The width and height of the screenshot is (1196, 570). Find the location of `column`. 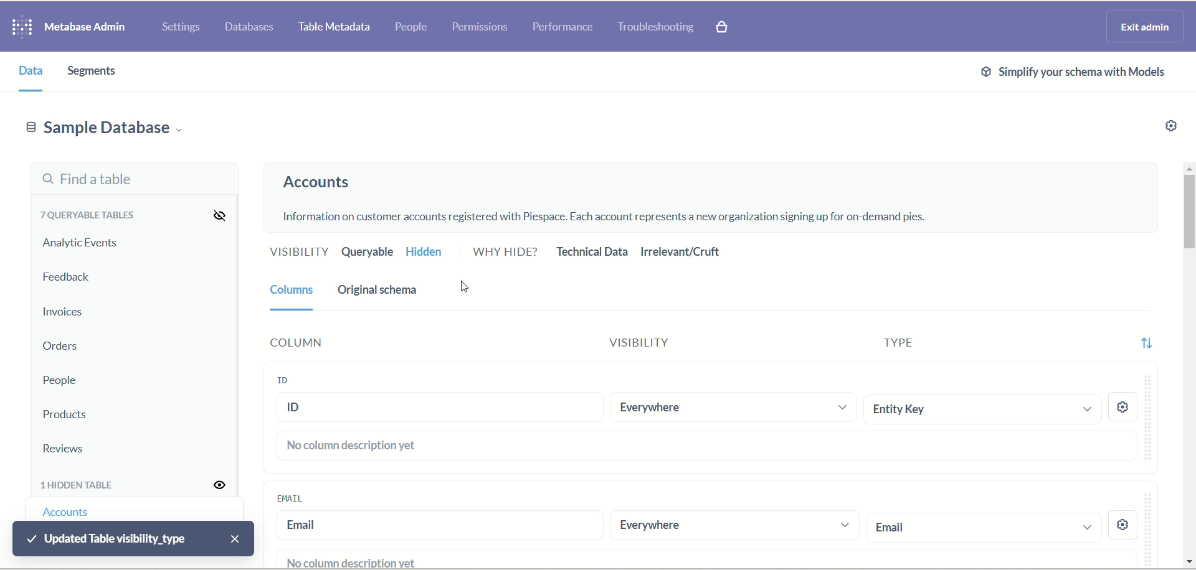

column is located at coordinates (291, 344).